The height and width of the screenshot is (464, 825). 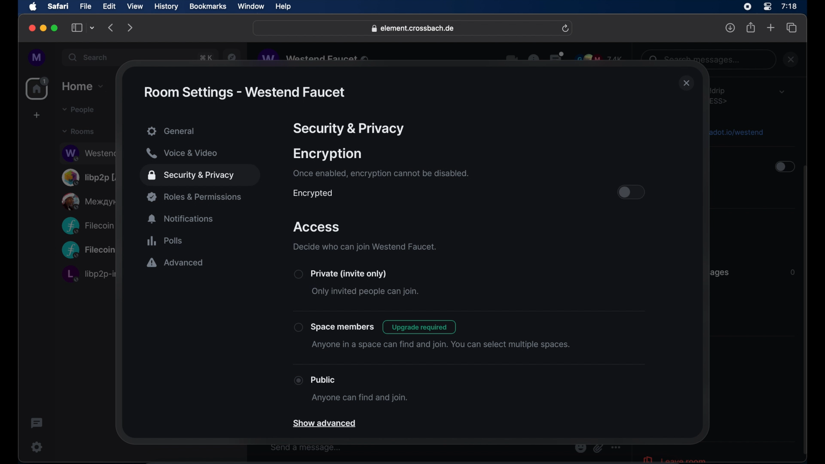 What do you see at coordinates (632, 192) in the screenshot?
I see `toggle button` at bounding box center [632, 192].